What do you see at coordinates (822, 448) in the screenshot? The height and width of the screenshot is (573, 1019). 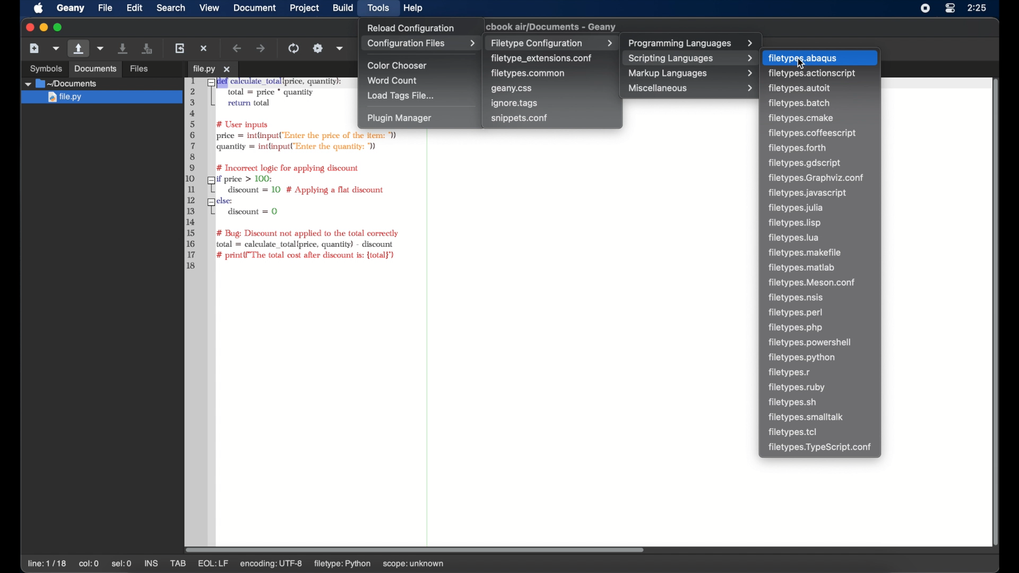 I see `filetypes` at bounding box center [822, 448].